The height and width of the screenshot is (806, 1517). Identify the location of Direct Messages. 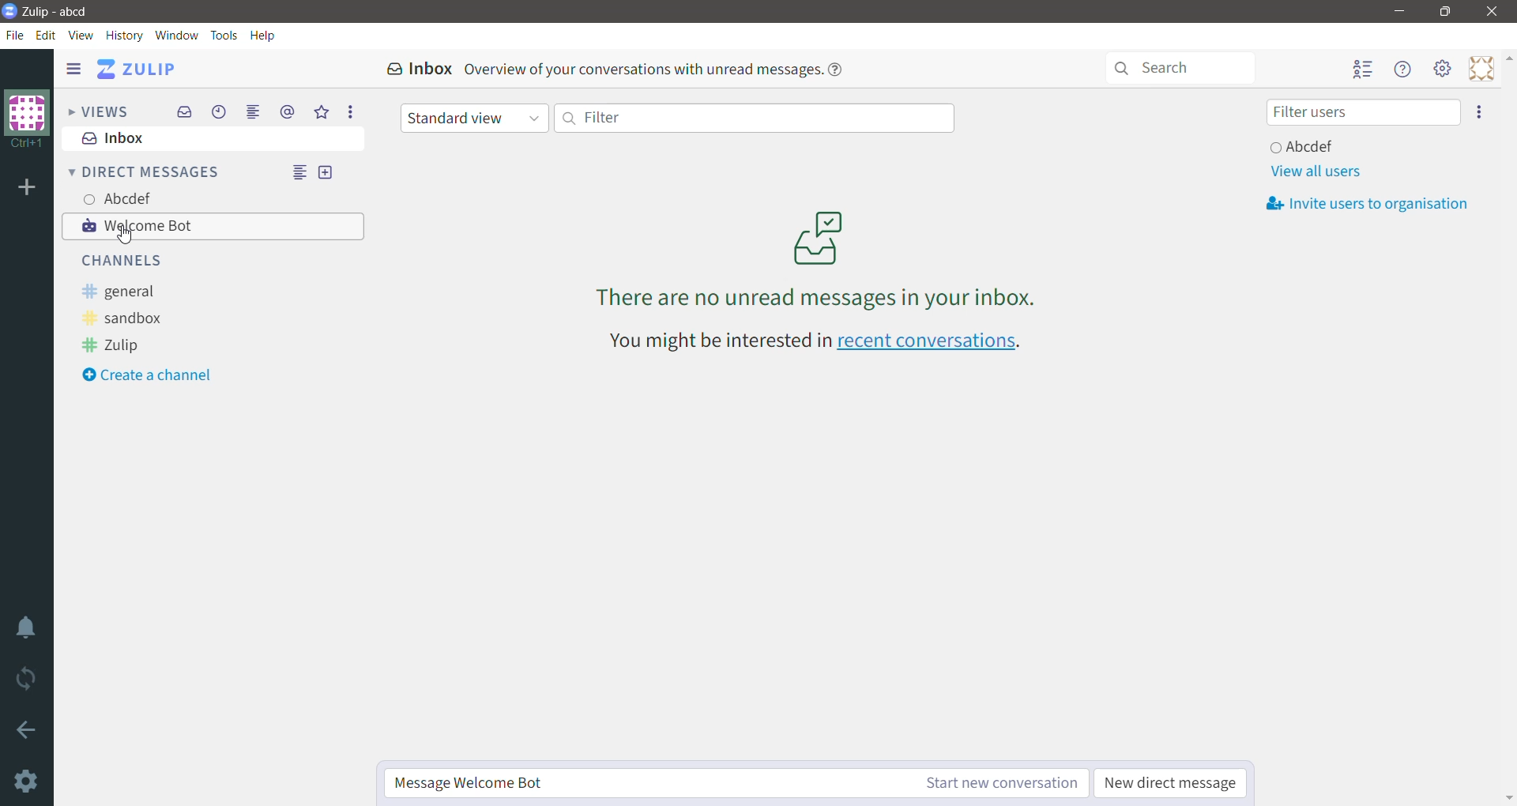
(143, 171).